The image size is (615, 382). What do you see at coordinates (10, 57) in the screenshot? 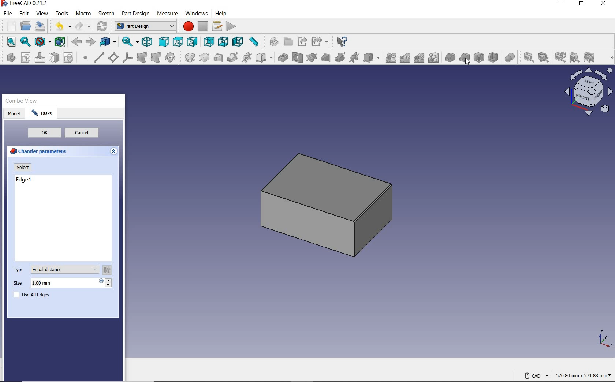
I see `ceate body` at bounding box center [10, 57].